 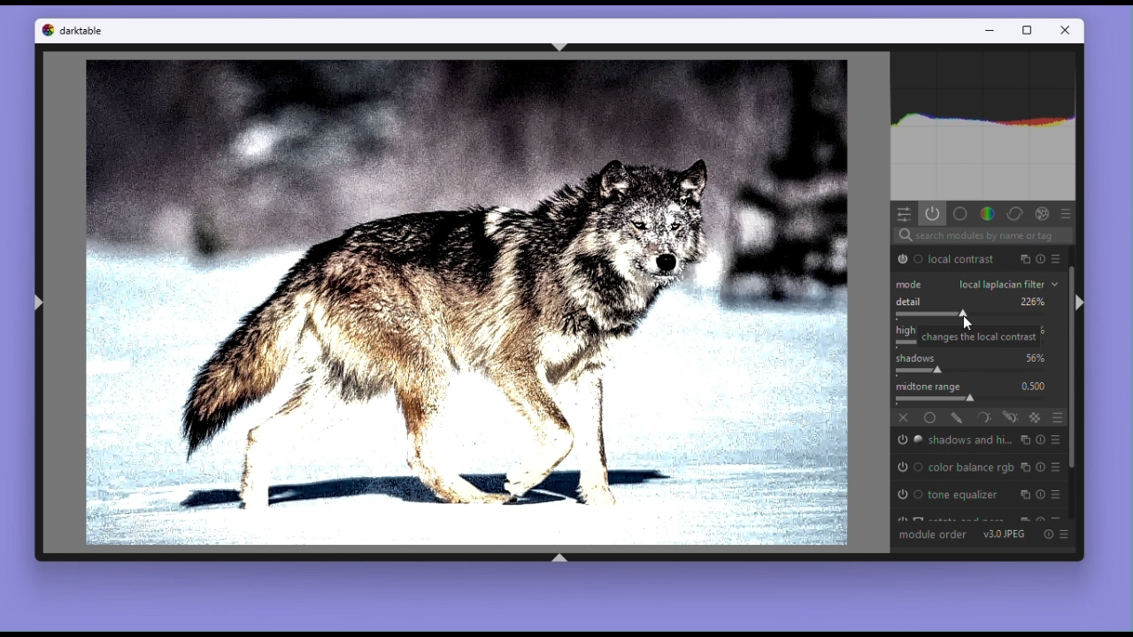 What do you see at coordinates (1063, 532) in the screenshot?
I see `Present` at bounding box center [1063, 532].